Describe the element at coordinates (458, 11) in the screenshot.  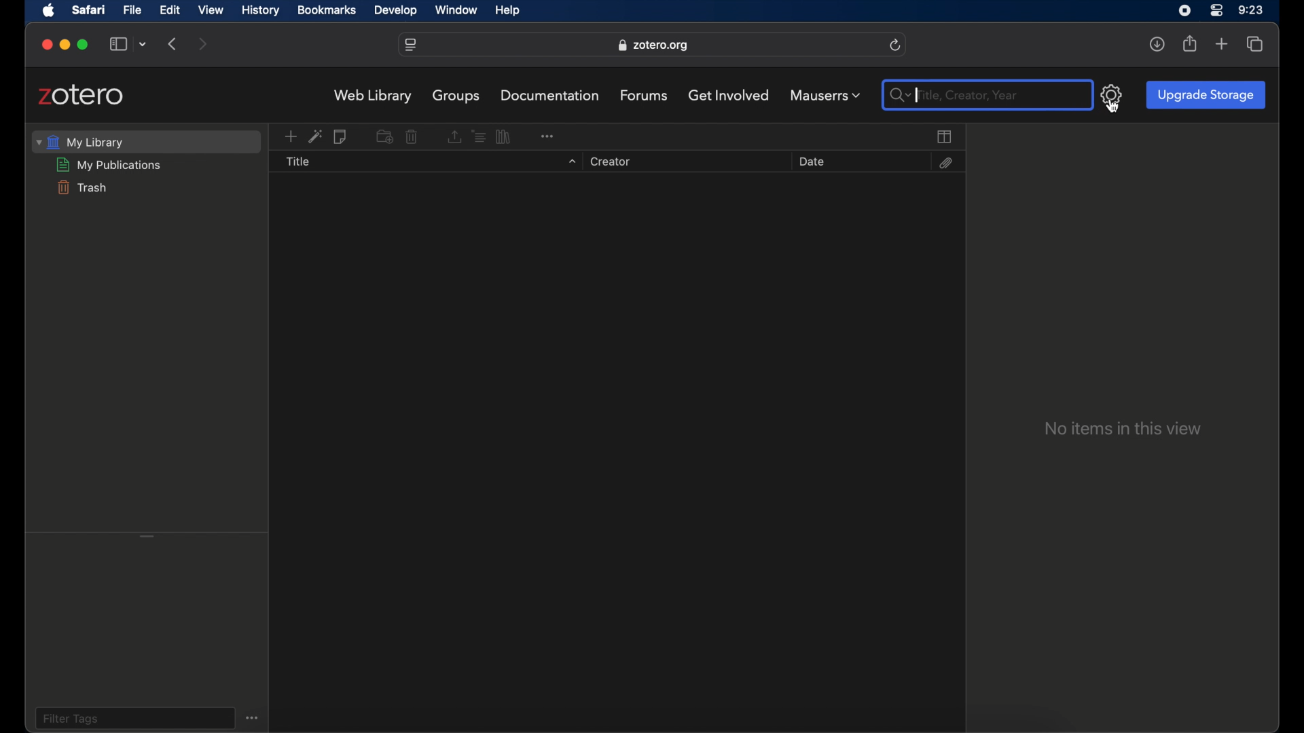
I see `window` at that location.